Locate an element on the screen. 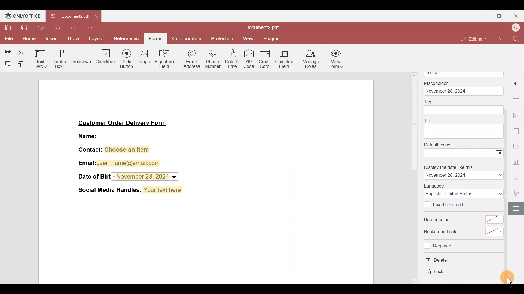 This screenshot has width=524, height=294. Contact: Choose an item is located at coordinates (115, 150).